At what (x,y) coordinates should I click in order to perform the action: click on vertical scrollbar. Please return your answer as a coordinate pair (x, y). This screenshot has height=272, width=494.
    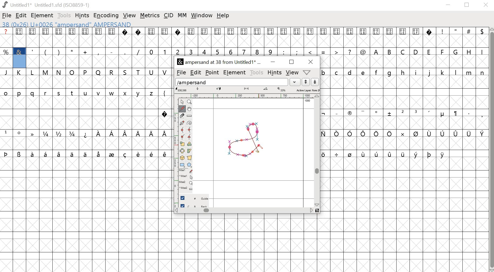
    Looking at the image, I should click on (491, 149).